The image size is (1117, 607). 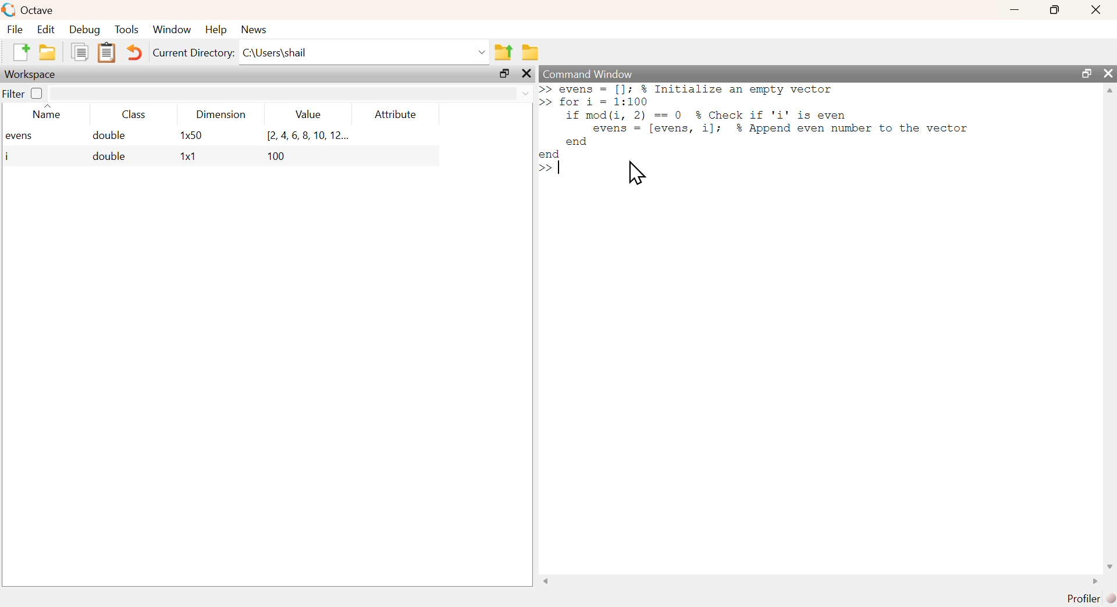 What do you see at coordinates (305, 116) in the screenshot?
I see `value` at bounding box center [305, 116].